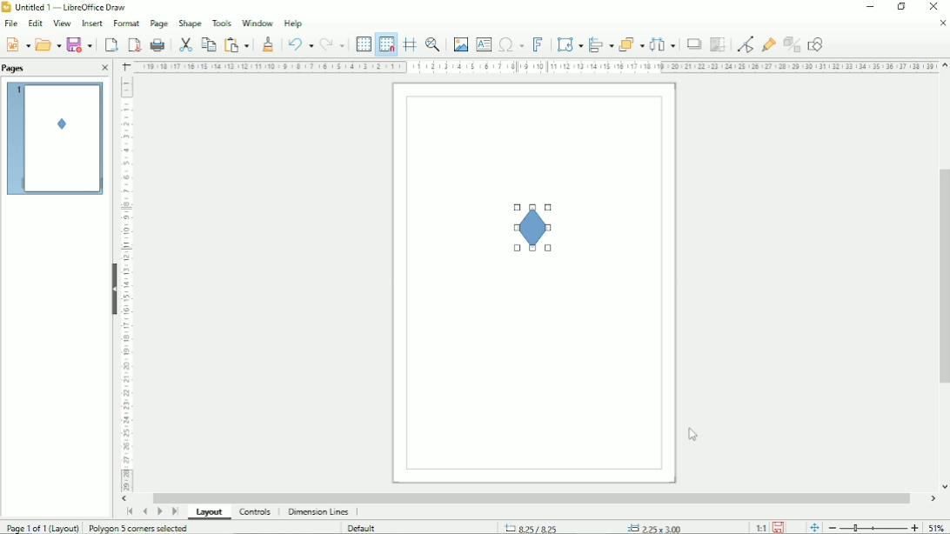  What do you see at coordinates (386, 43) in the screenshot?
I see `Snap to grid` at bounding box center [386, 43].